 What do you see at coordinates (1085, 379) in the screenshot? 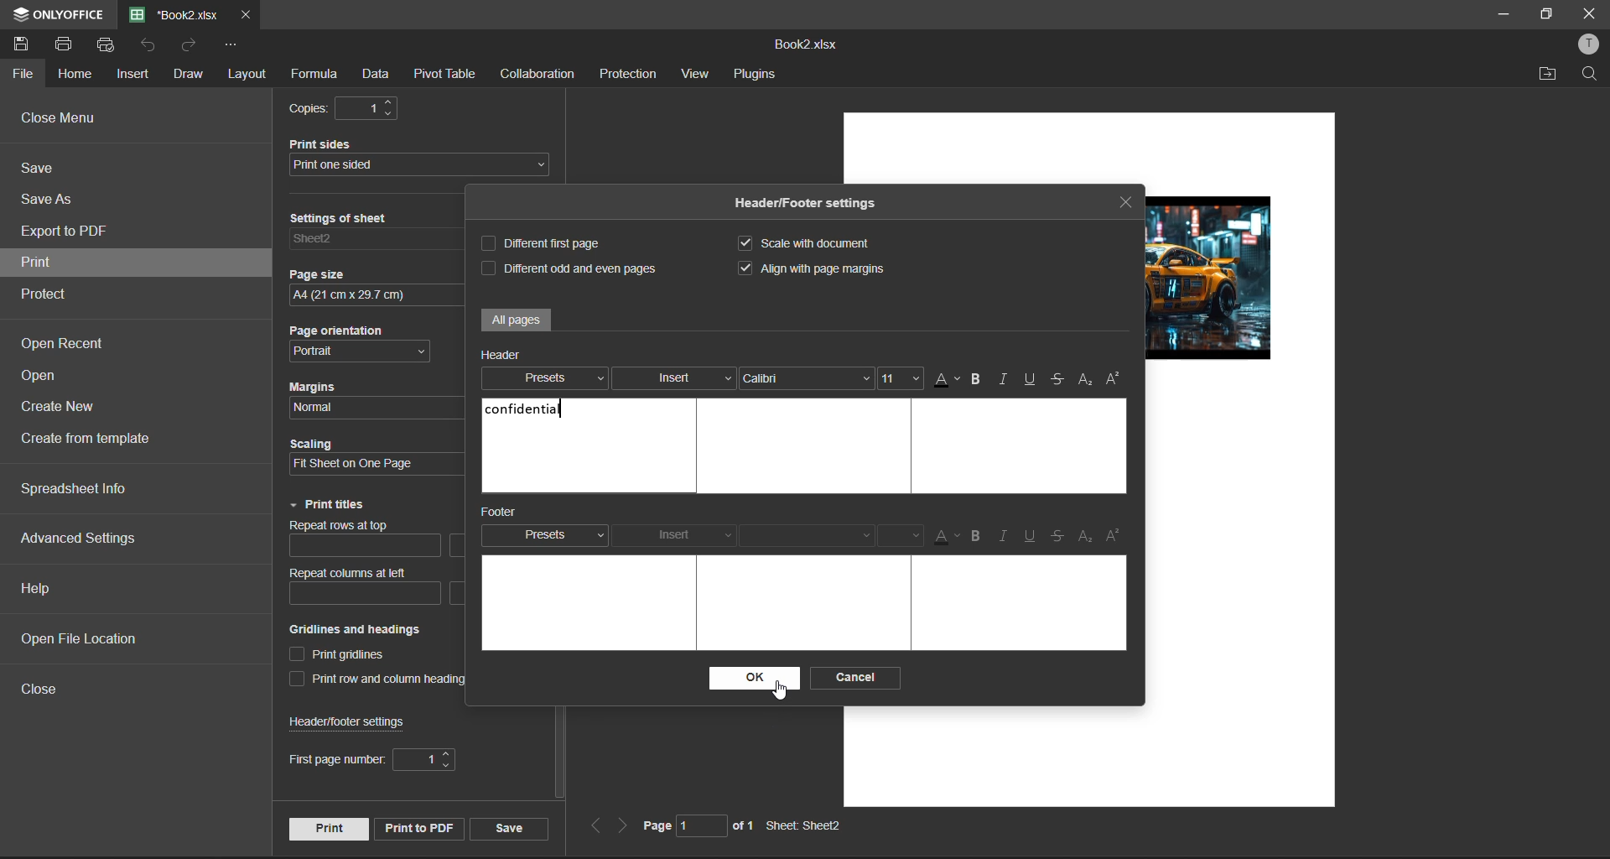
I see `subscript` at bounding box center [1085, 379].